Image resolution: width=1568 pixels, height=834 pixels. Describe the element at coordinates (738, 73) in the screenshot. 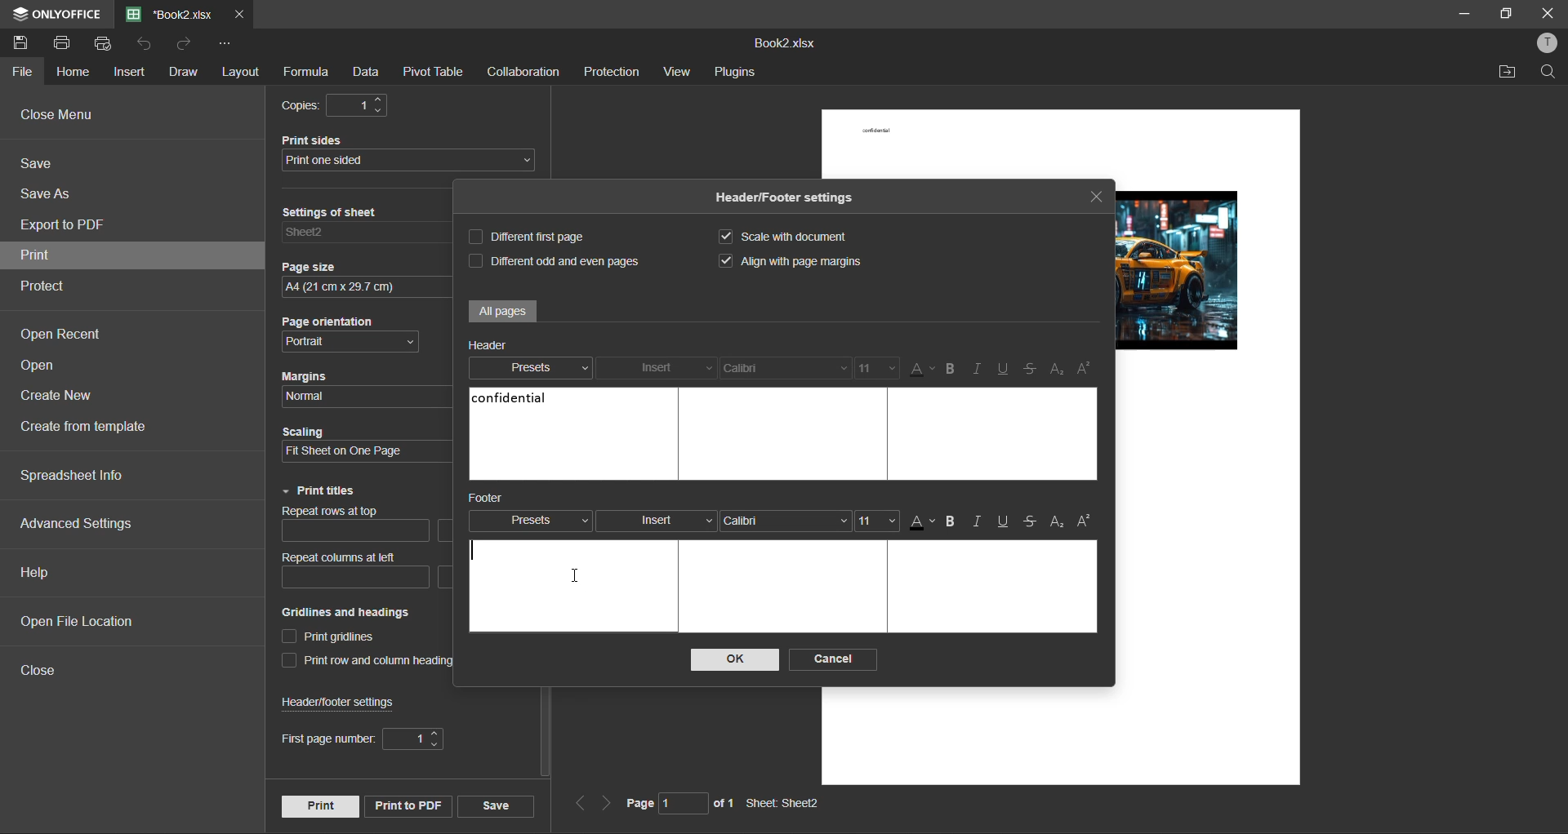

I see `plugins` at that location.